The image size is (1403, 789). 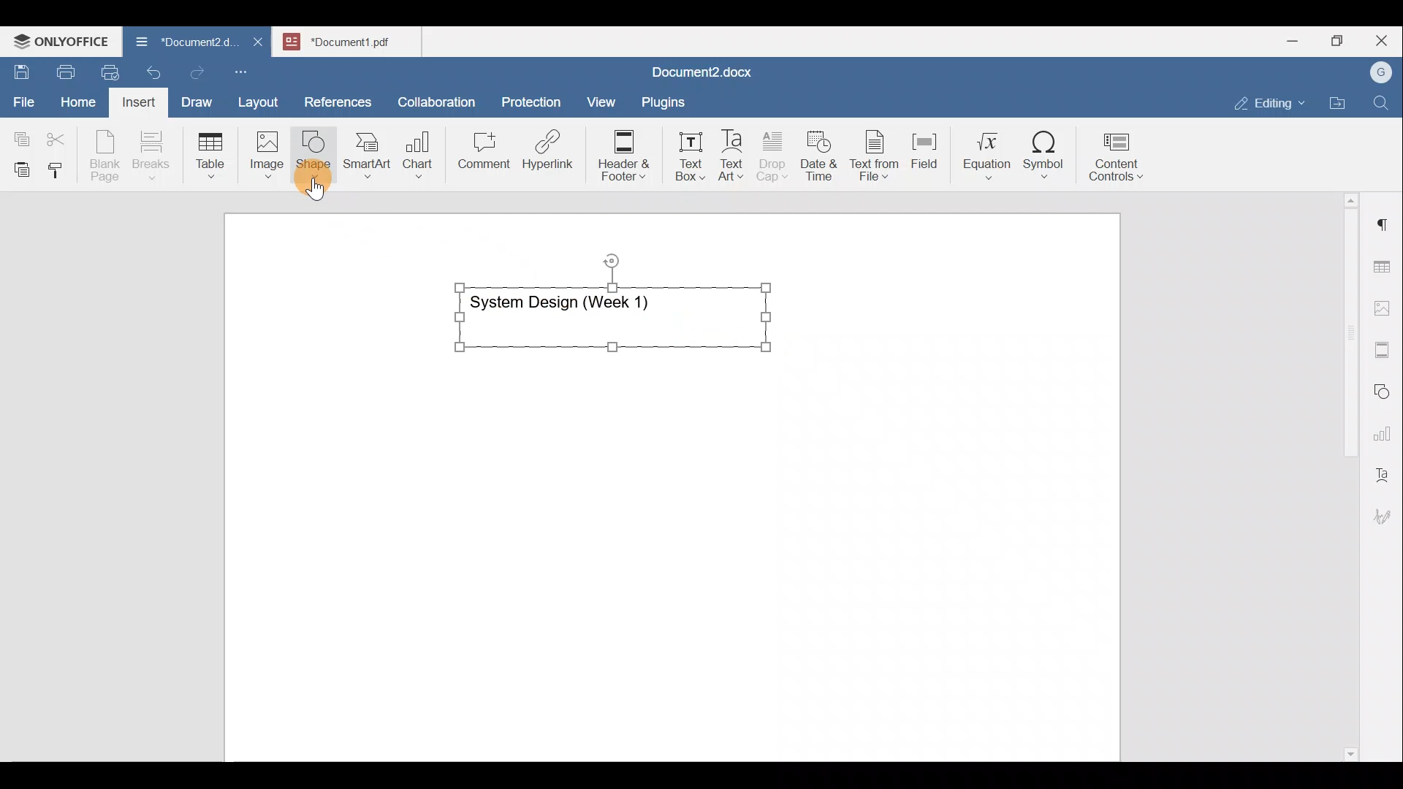 I want to click on Find, so click(x=1383, y=104).